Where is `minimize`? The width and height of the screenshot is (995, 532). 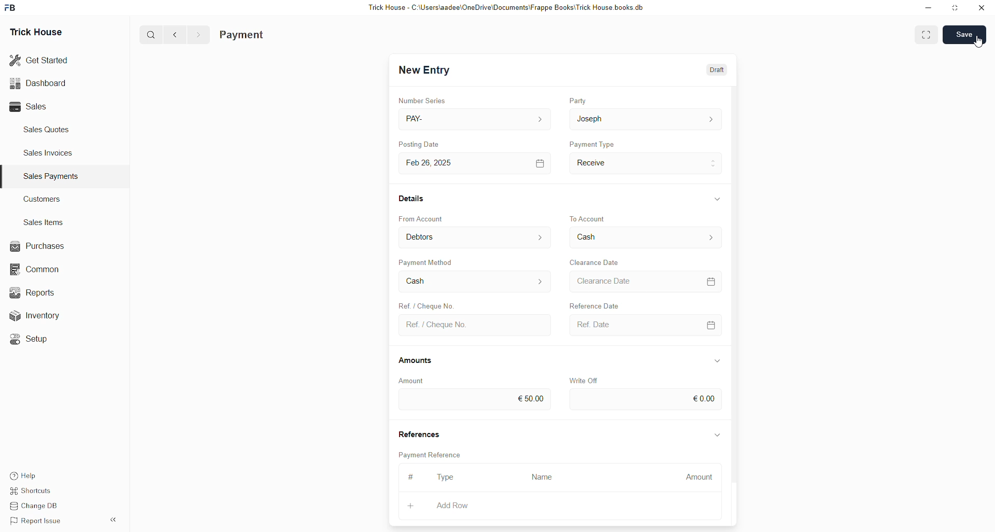
minimize is located at coordinates (929, 8).